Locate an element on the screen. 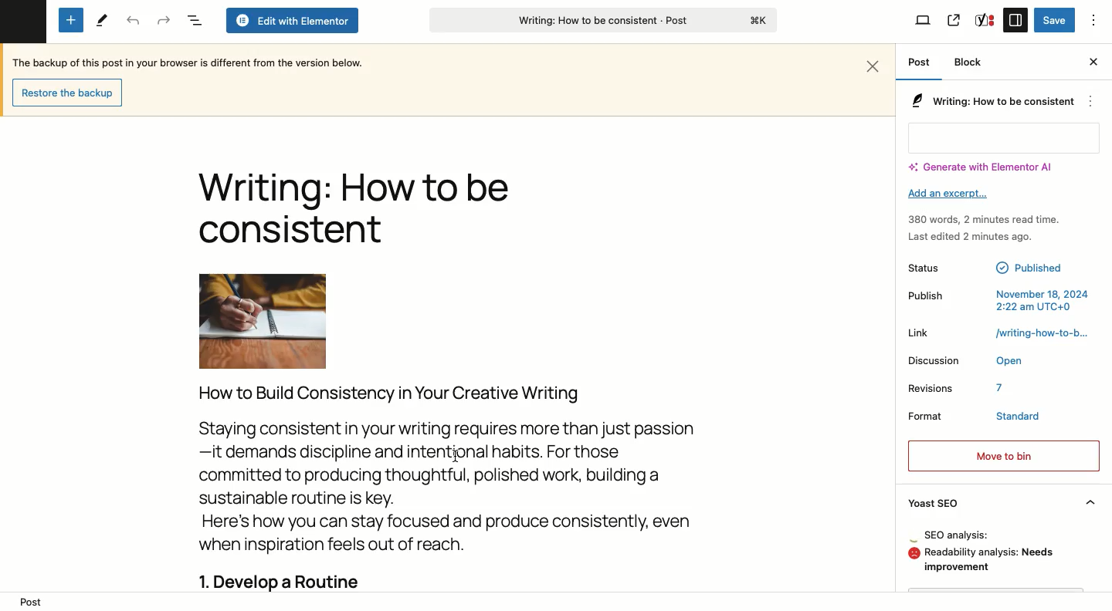  Move to bin is located at coordinates (1003, 456).